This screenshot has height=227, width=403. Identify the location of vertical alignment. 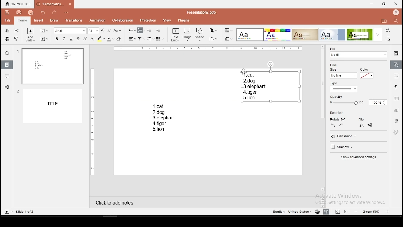
(142, 38).